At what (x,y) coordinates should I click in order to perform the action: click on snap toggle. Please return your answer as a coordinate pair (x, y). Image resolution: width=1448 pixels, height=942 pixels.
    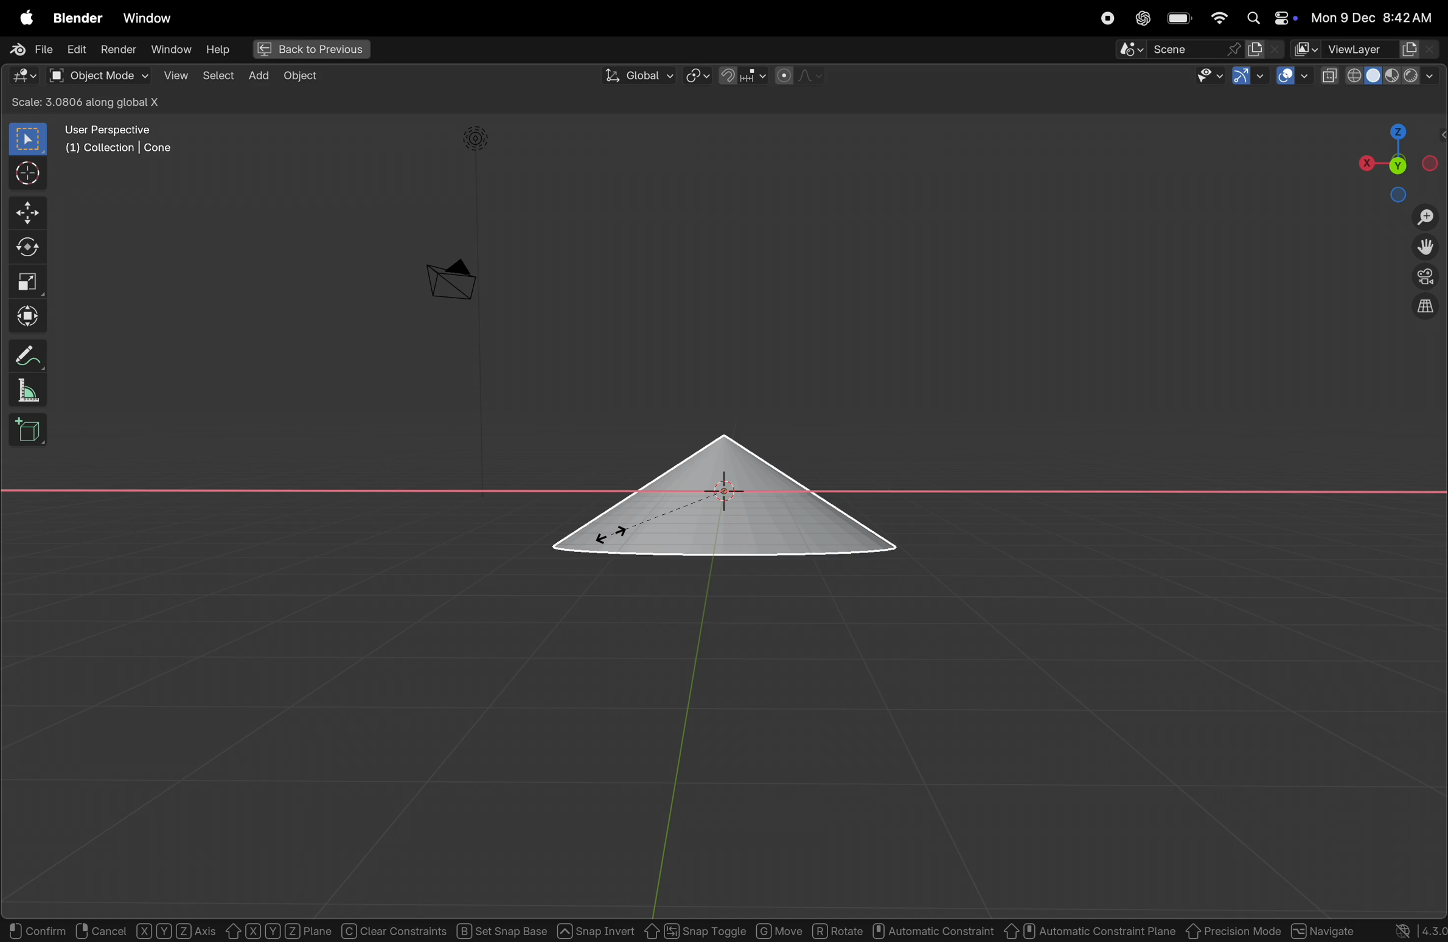
    Looking at the image, I should click on (695, 929).